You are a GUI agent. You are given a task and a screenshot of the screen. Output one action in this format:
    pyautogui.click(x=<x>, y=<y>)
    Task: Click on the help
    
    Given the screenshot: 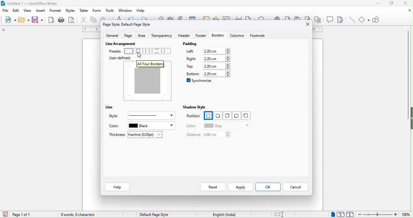 What is the action you would take?
    pyautogui.click(x=117, y=187)
    